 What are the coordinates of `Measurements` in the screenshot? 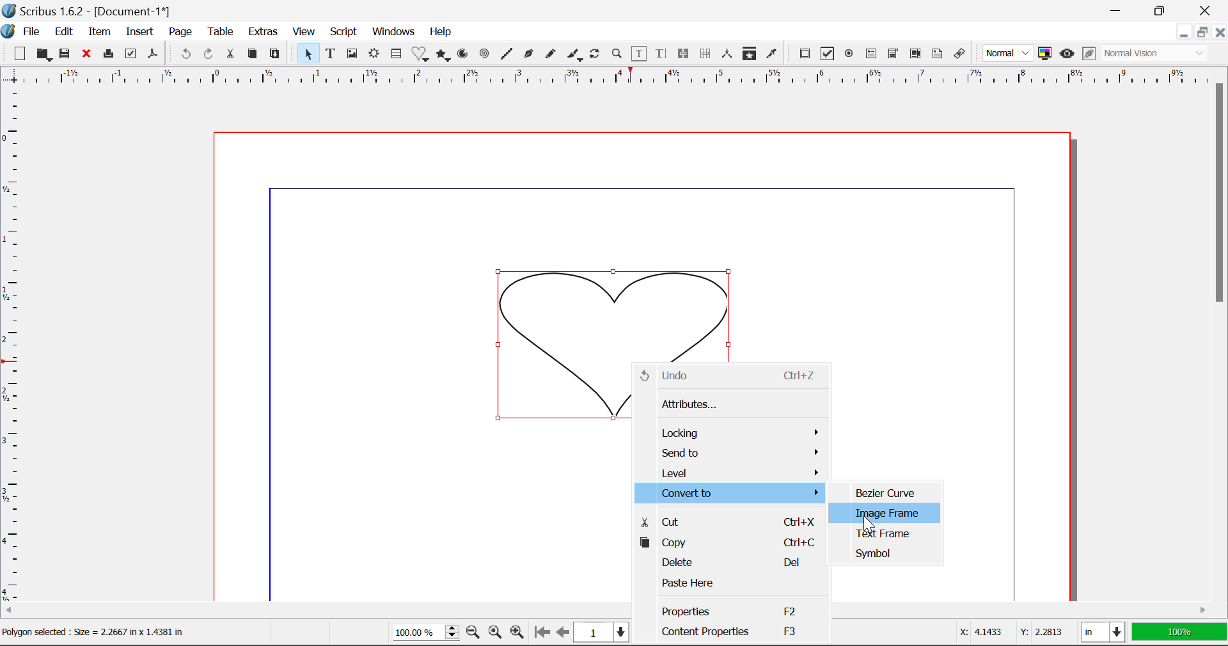 It's located at (728, 54).